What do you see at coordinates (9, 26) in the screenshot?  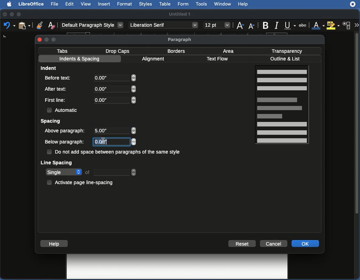 I see `Undo` at bounding box center [9, 26].